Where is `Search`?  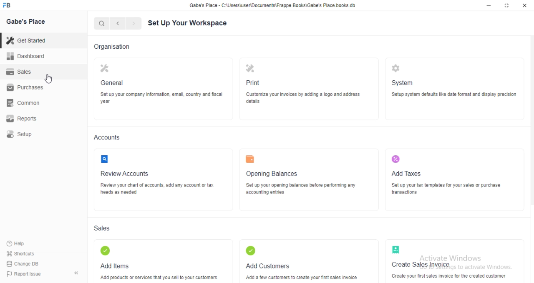
Search is located at coordinates (101, 22).